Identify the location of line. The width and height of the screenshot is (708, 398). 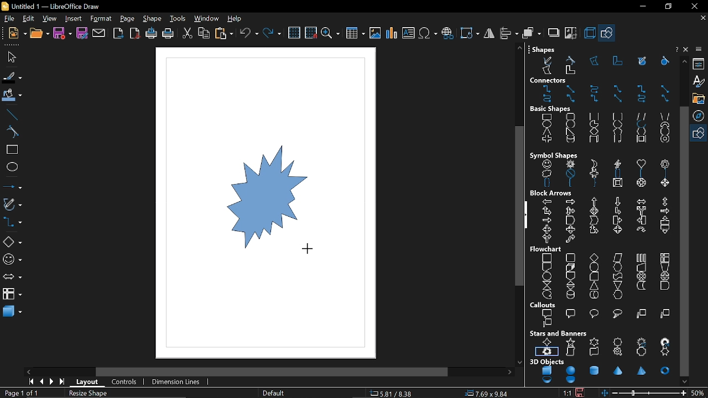
(12, 115).